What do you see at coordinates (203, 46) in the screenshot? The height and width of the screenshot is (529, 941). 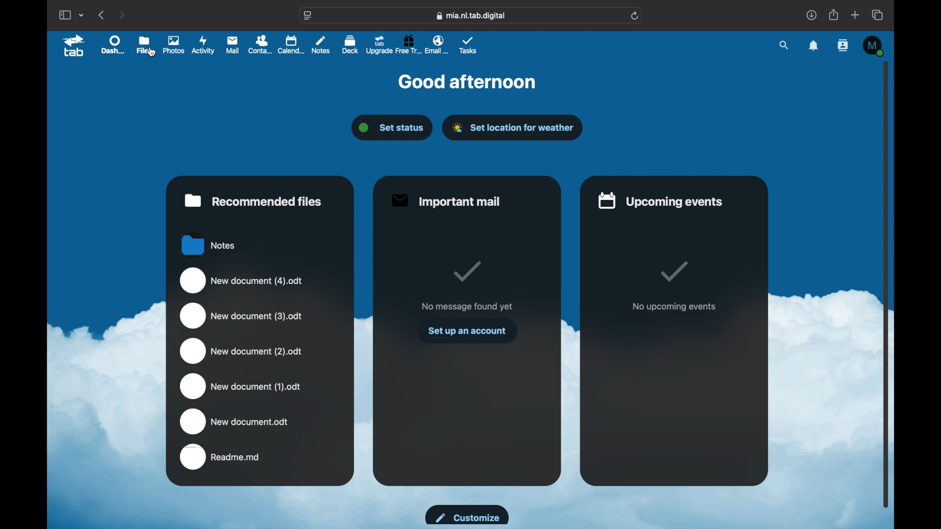 I see `activity` at bounding box center [203, 46].